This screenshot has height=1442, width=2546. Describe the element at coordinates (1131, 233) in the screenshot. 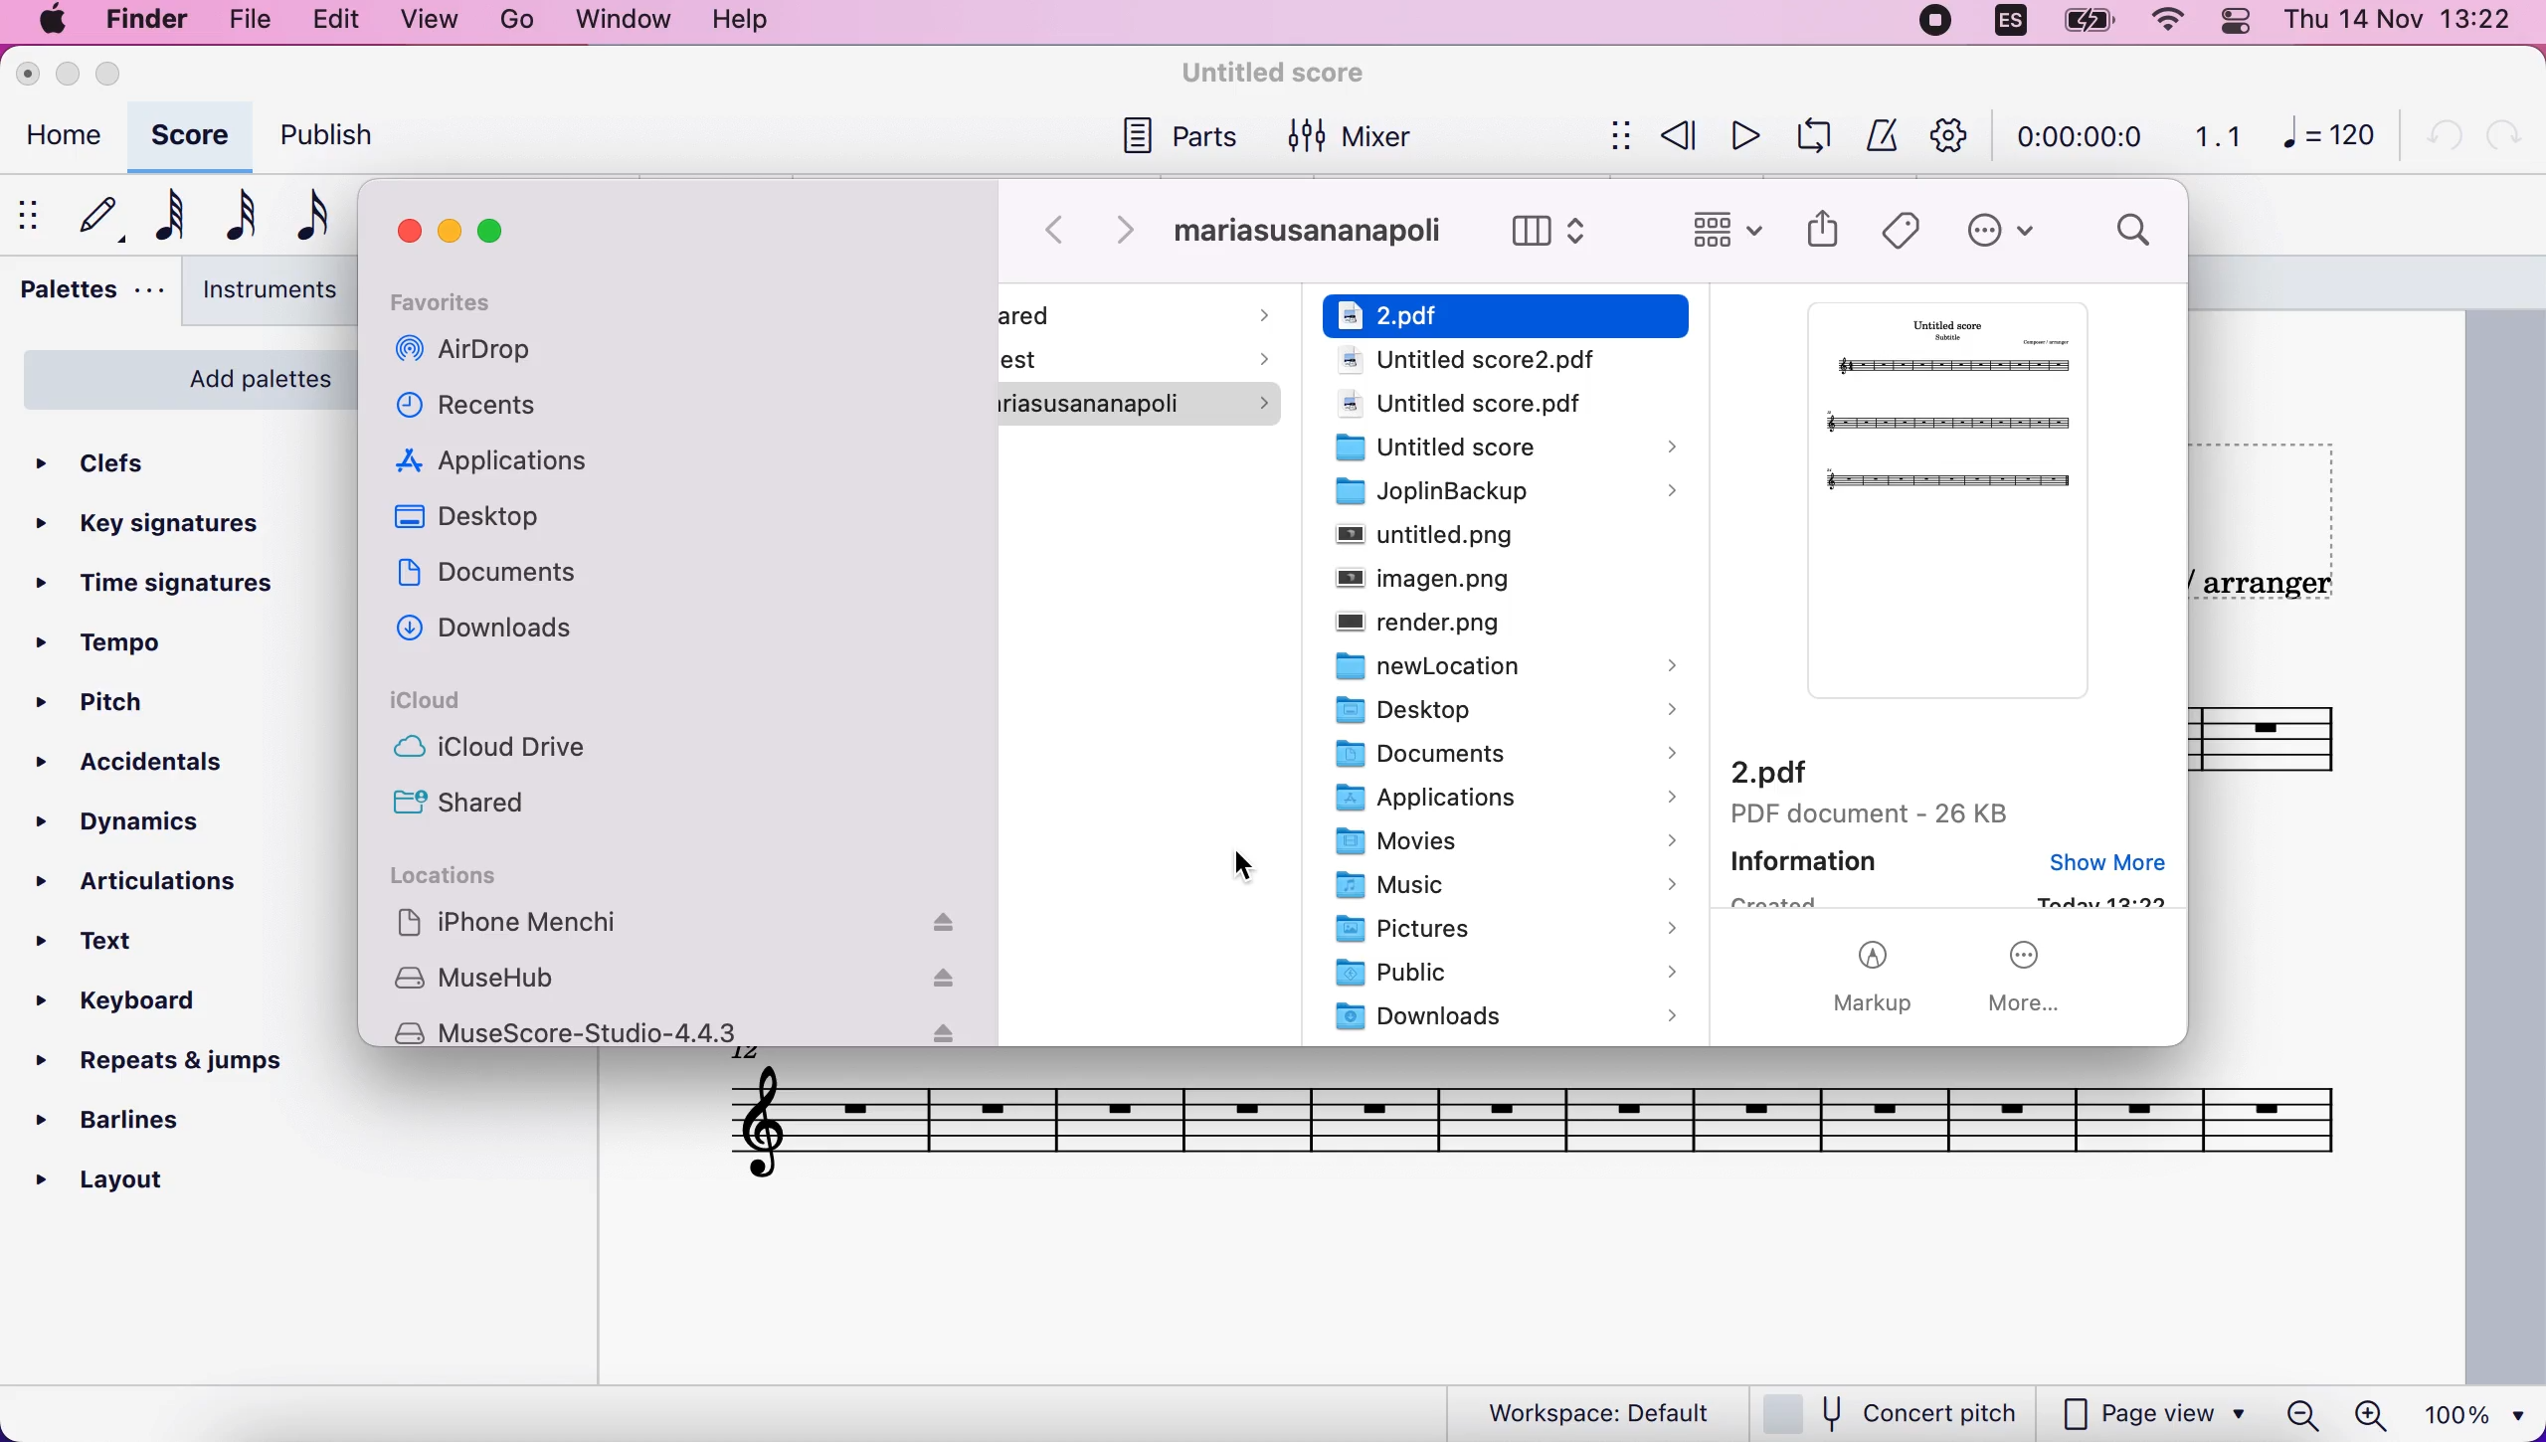

I see `forward` at that location.